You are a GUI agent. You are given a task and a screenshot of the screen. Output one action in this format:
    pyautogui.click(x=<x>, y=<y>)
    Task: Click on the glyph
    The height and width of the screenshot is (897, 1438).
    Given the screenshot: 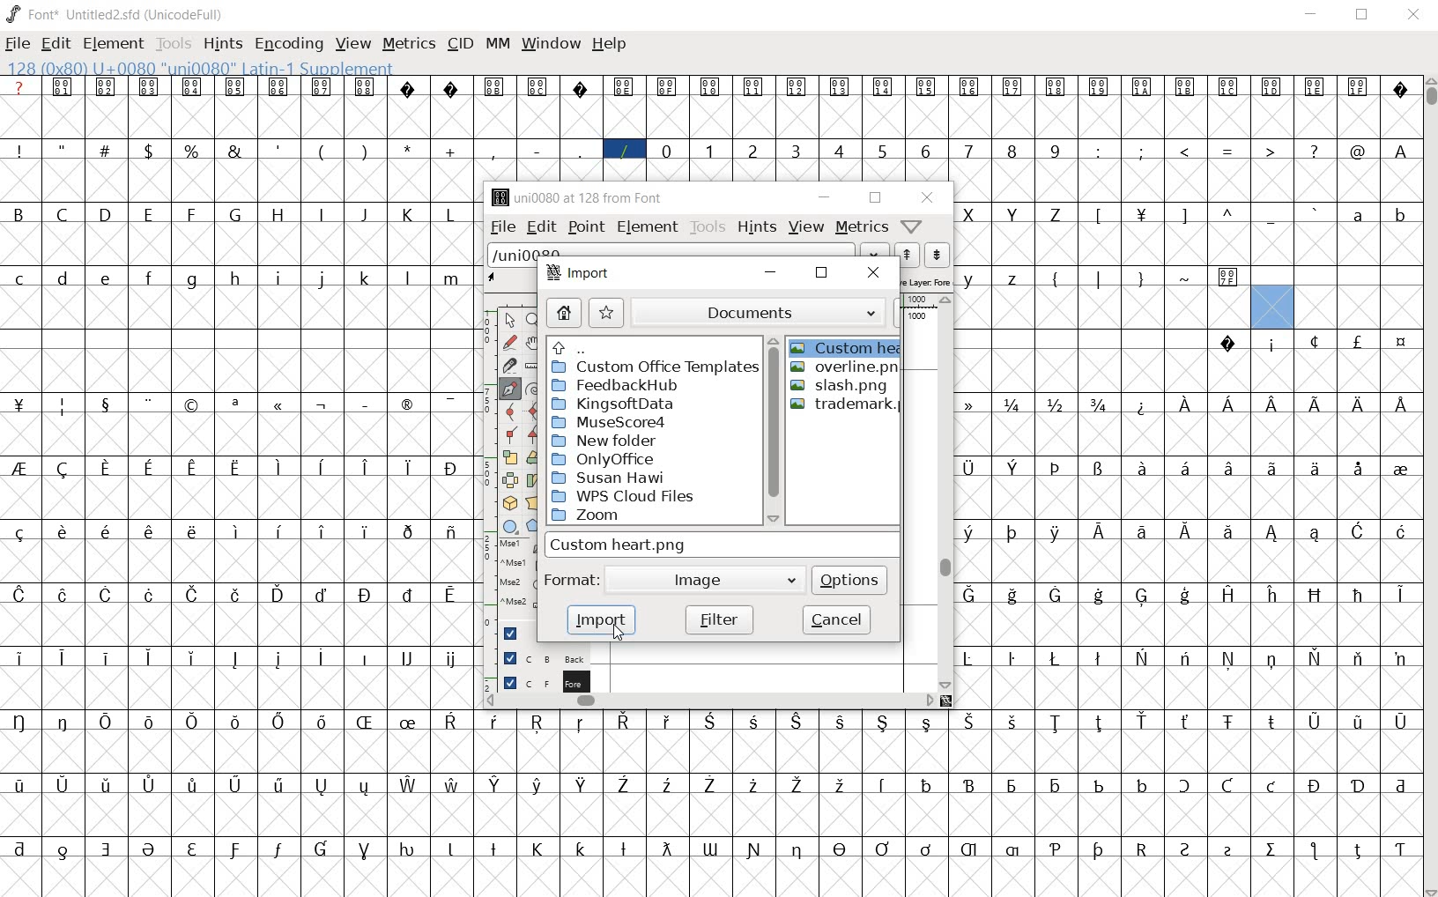 What is the action you would take?
    pyautogui.click(x=1055, y=595)
    